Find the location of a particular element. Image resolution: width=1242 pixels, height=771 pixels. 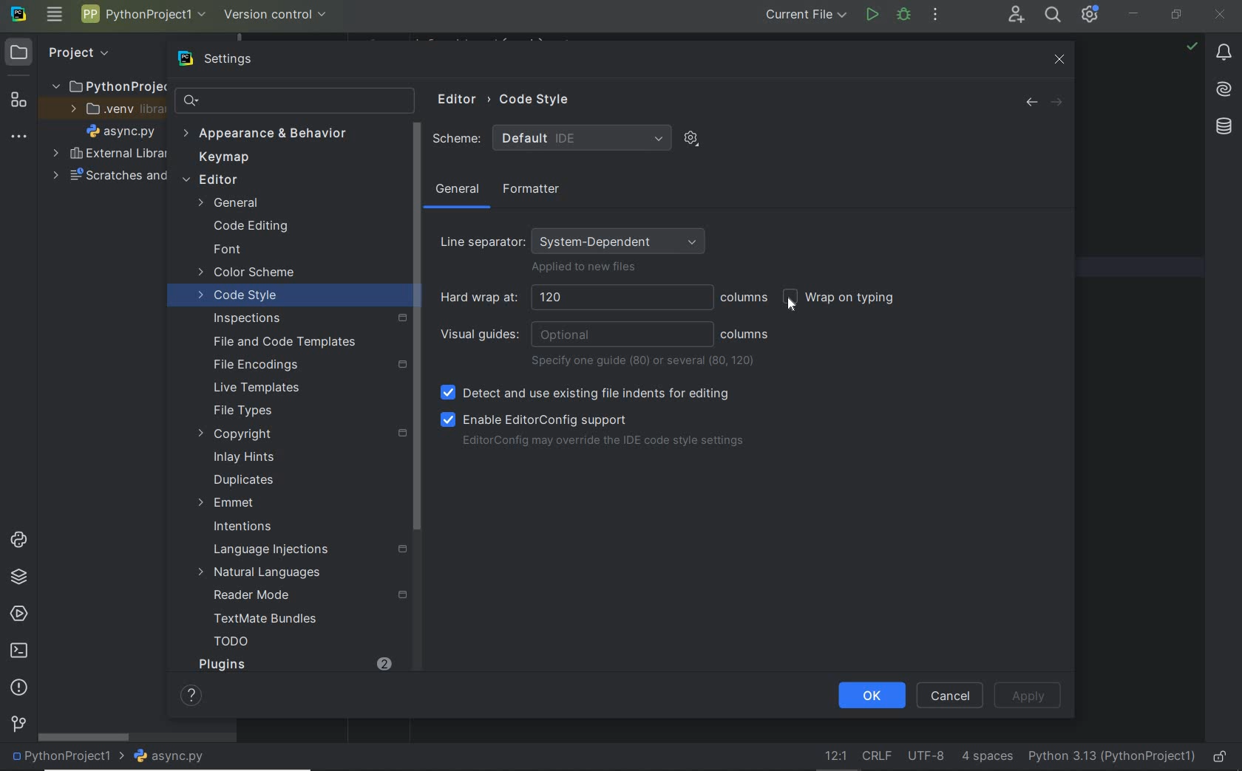

code style is located at coordinates (240, 298).